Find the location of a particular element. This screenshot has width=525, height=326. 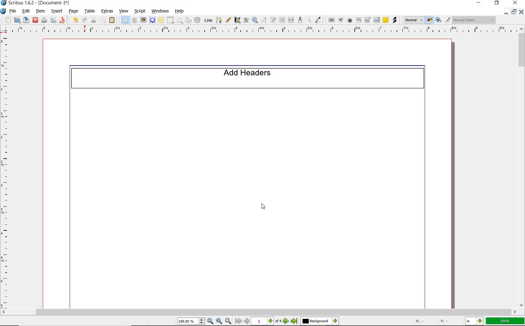

toggle color management is located at coordinates (430, 20).